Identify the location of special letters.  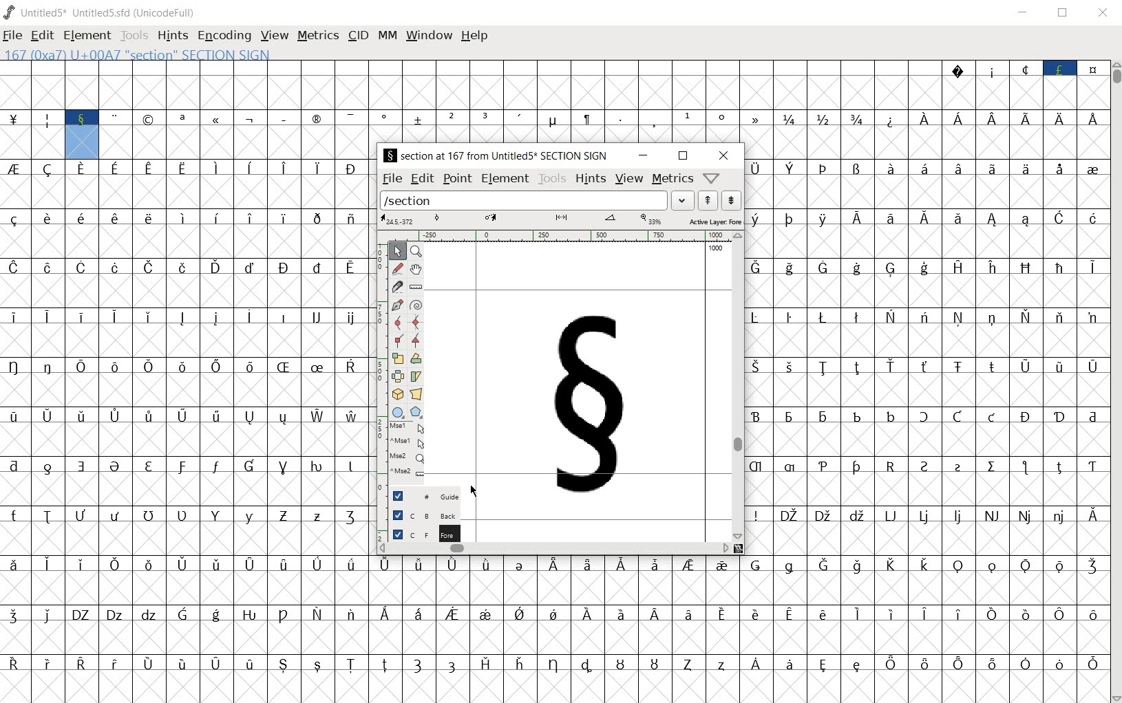
(187, 464).